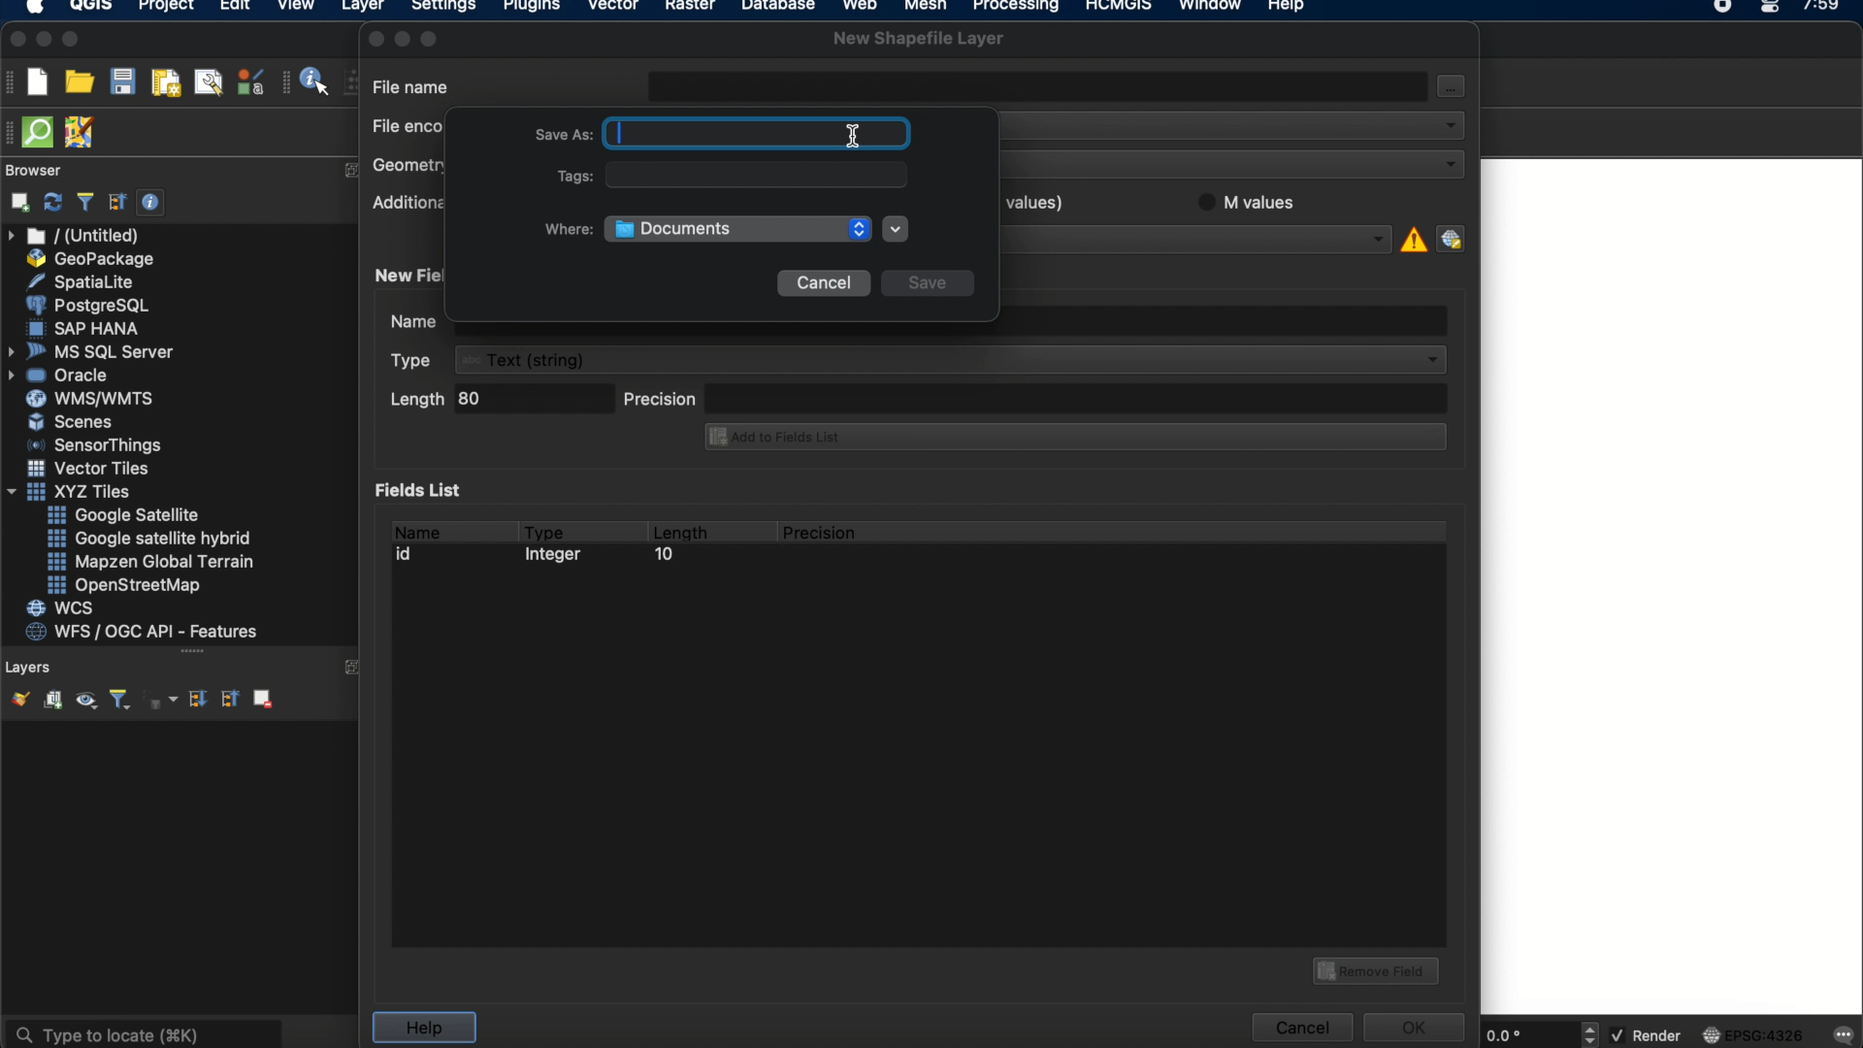  Describe the element at coordinates (1449, 164) in the screenshot. I see `dropdown` at that location.